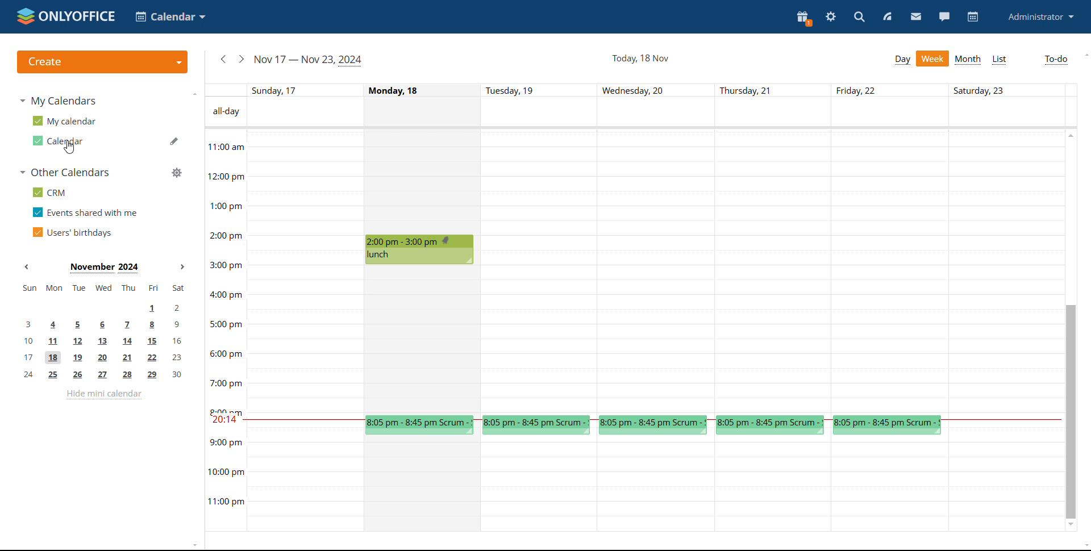 The height and width of the screenshot is (551, 1091). I want to click on Thursday, so click(773, 272).